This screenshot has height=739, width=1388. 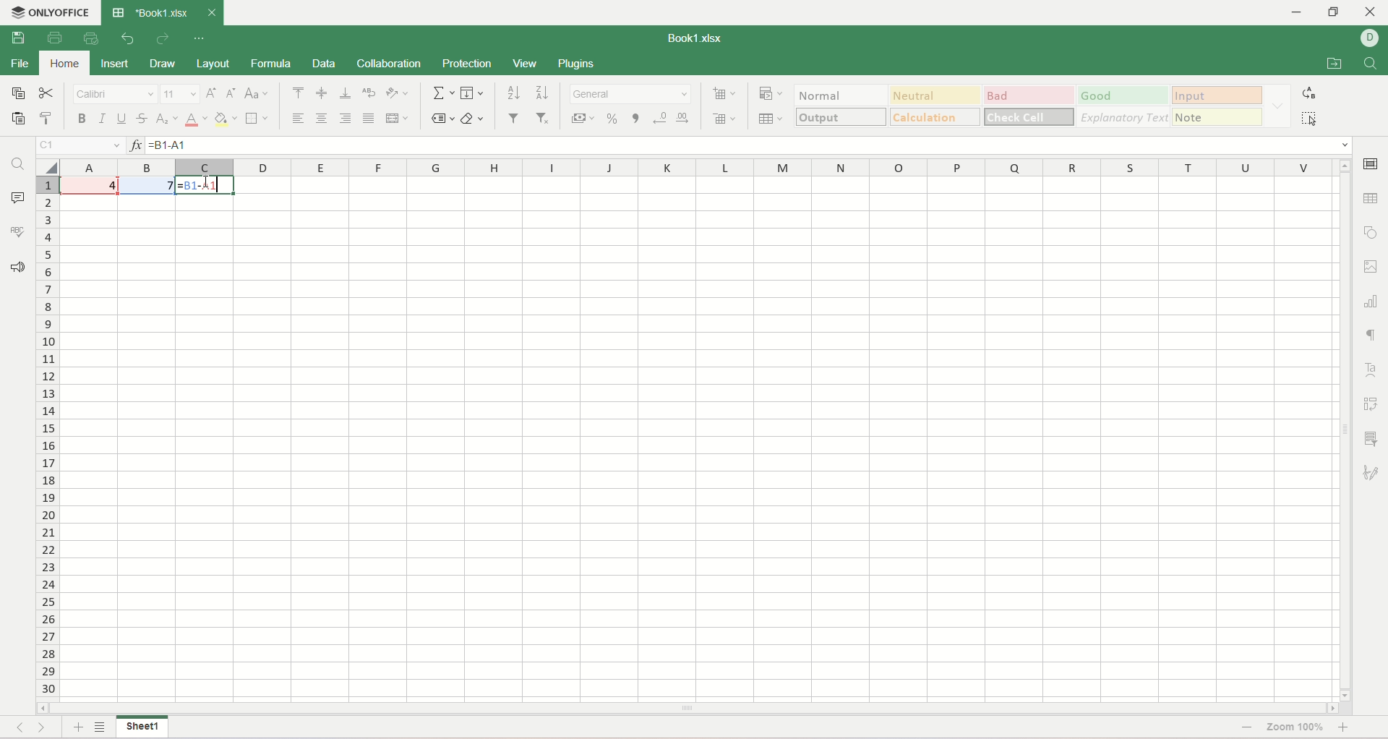 What do you see at coordinates (180, 93) in the screenshot?
I see `font size` at bounding box center [180, 93].